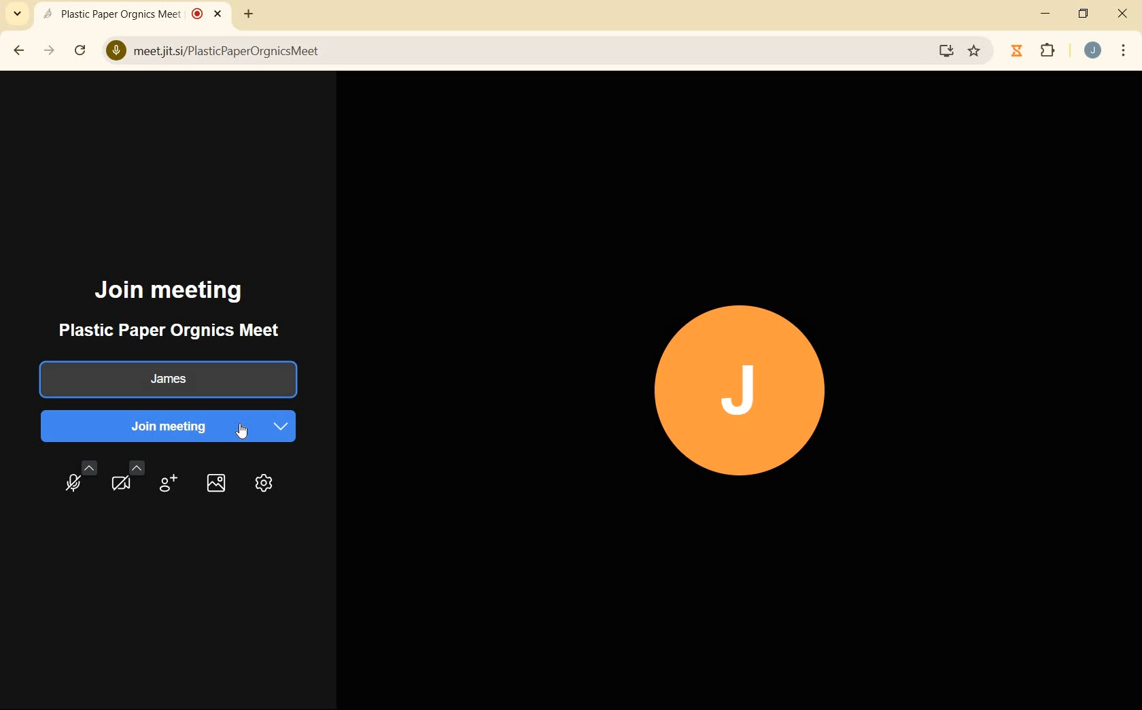 The image size is (1142, 710). Describe the element at coordinates (50, 51) in the screenshot. I see `forward` at that location.